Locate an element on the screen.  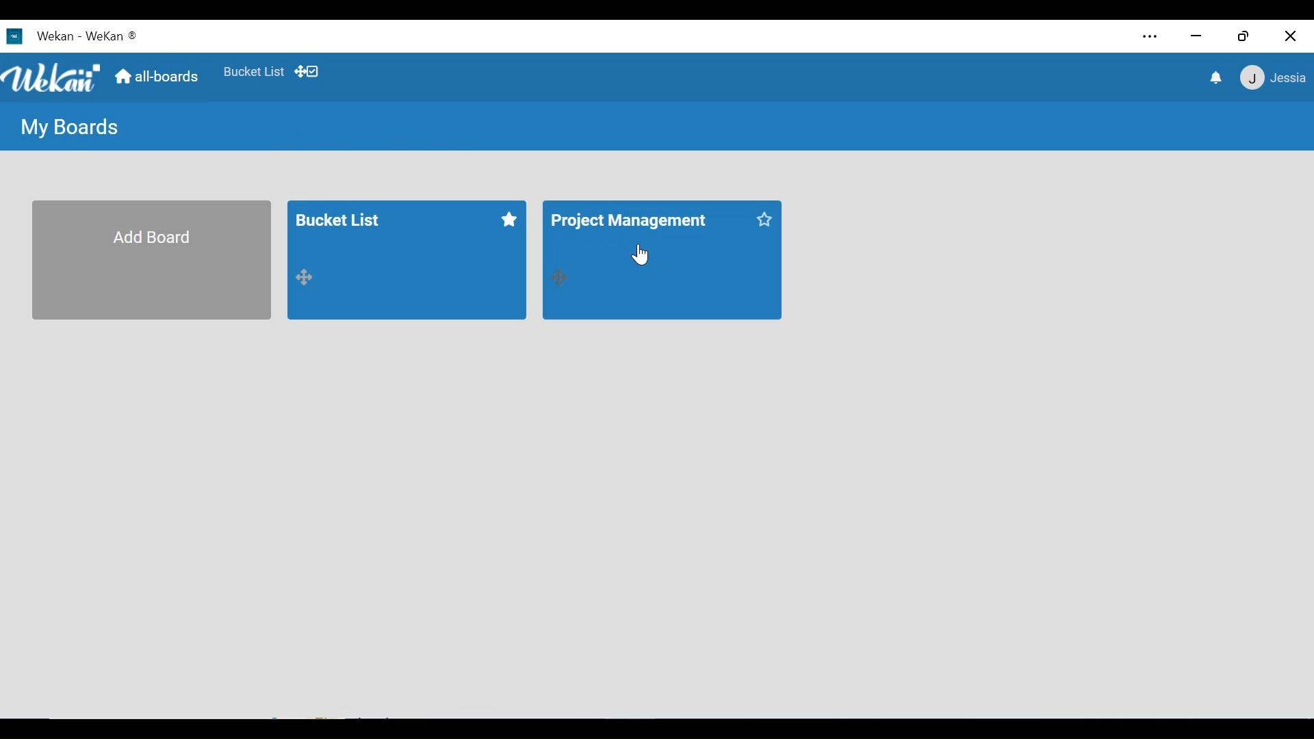
My Boards is located at coordinates (73, 130).